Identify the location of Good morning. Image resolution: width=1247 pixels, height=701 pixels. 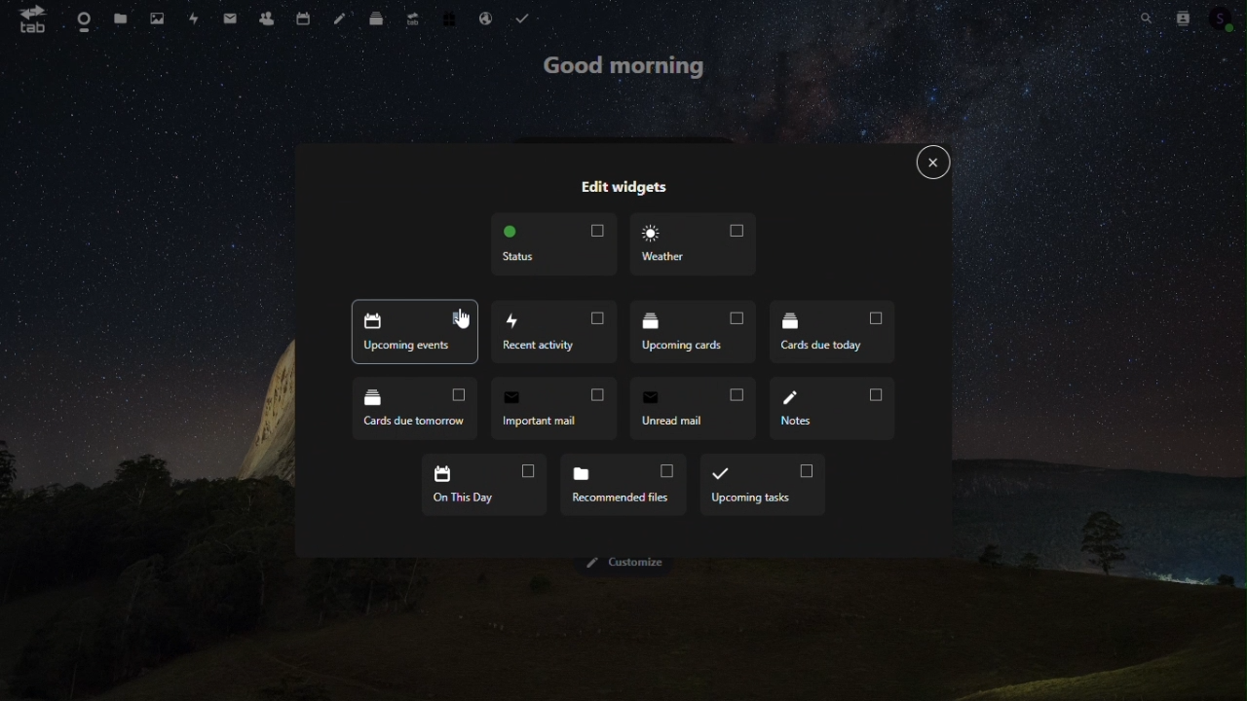
(623, 66).